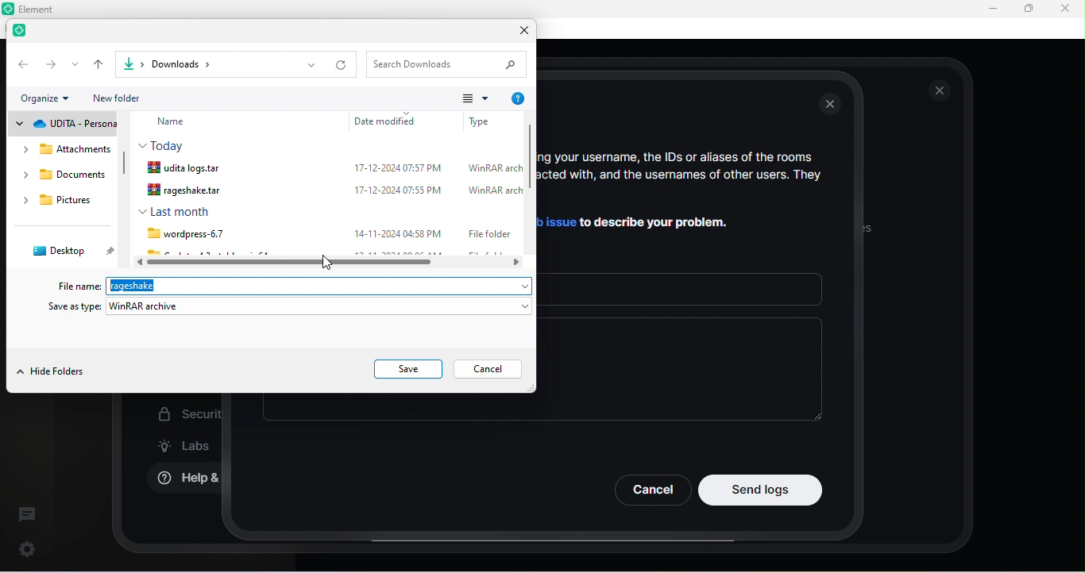  Describe the element at coordinates (495, 191) in the screenshot. I see `WinRAR arch` at that location.